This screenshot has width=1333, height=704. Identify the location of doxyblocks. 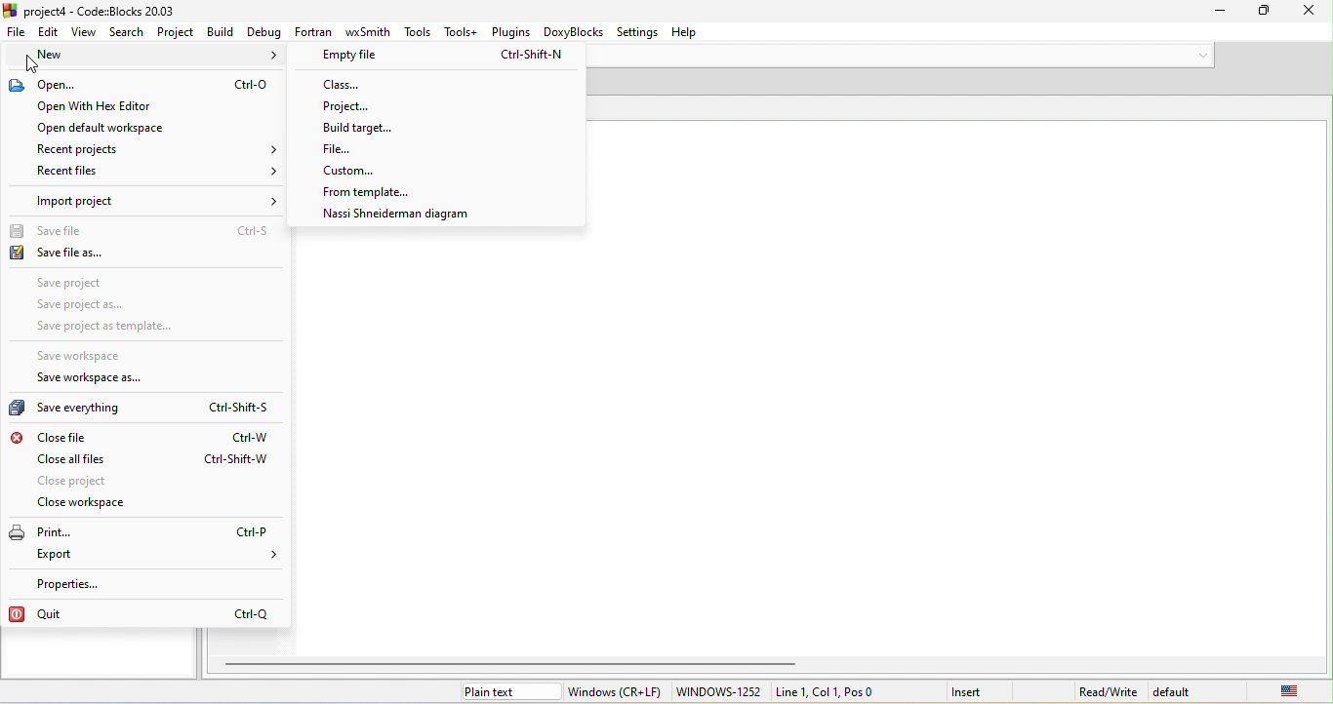
(574, 30).